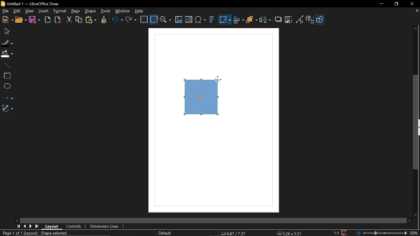 The image size is (420, 236). What do you see at coordinates (6, 76) in the screenshot?
I see `rectangle` at bounding box center [6, 76].